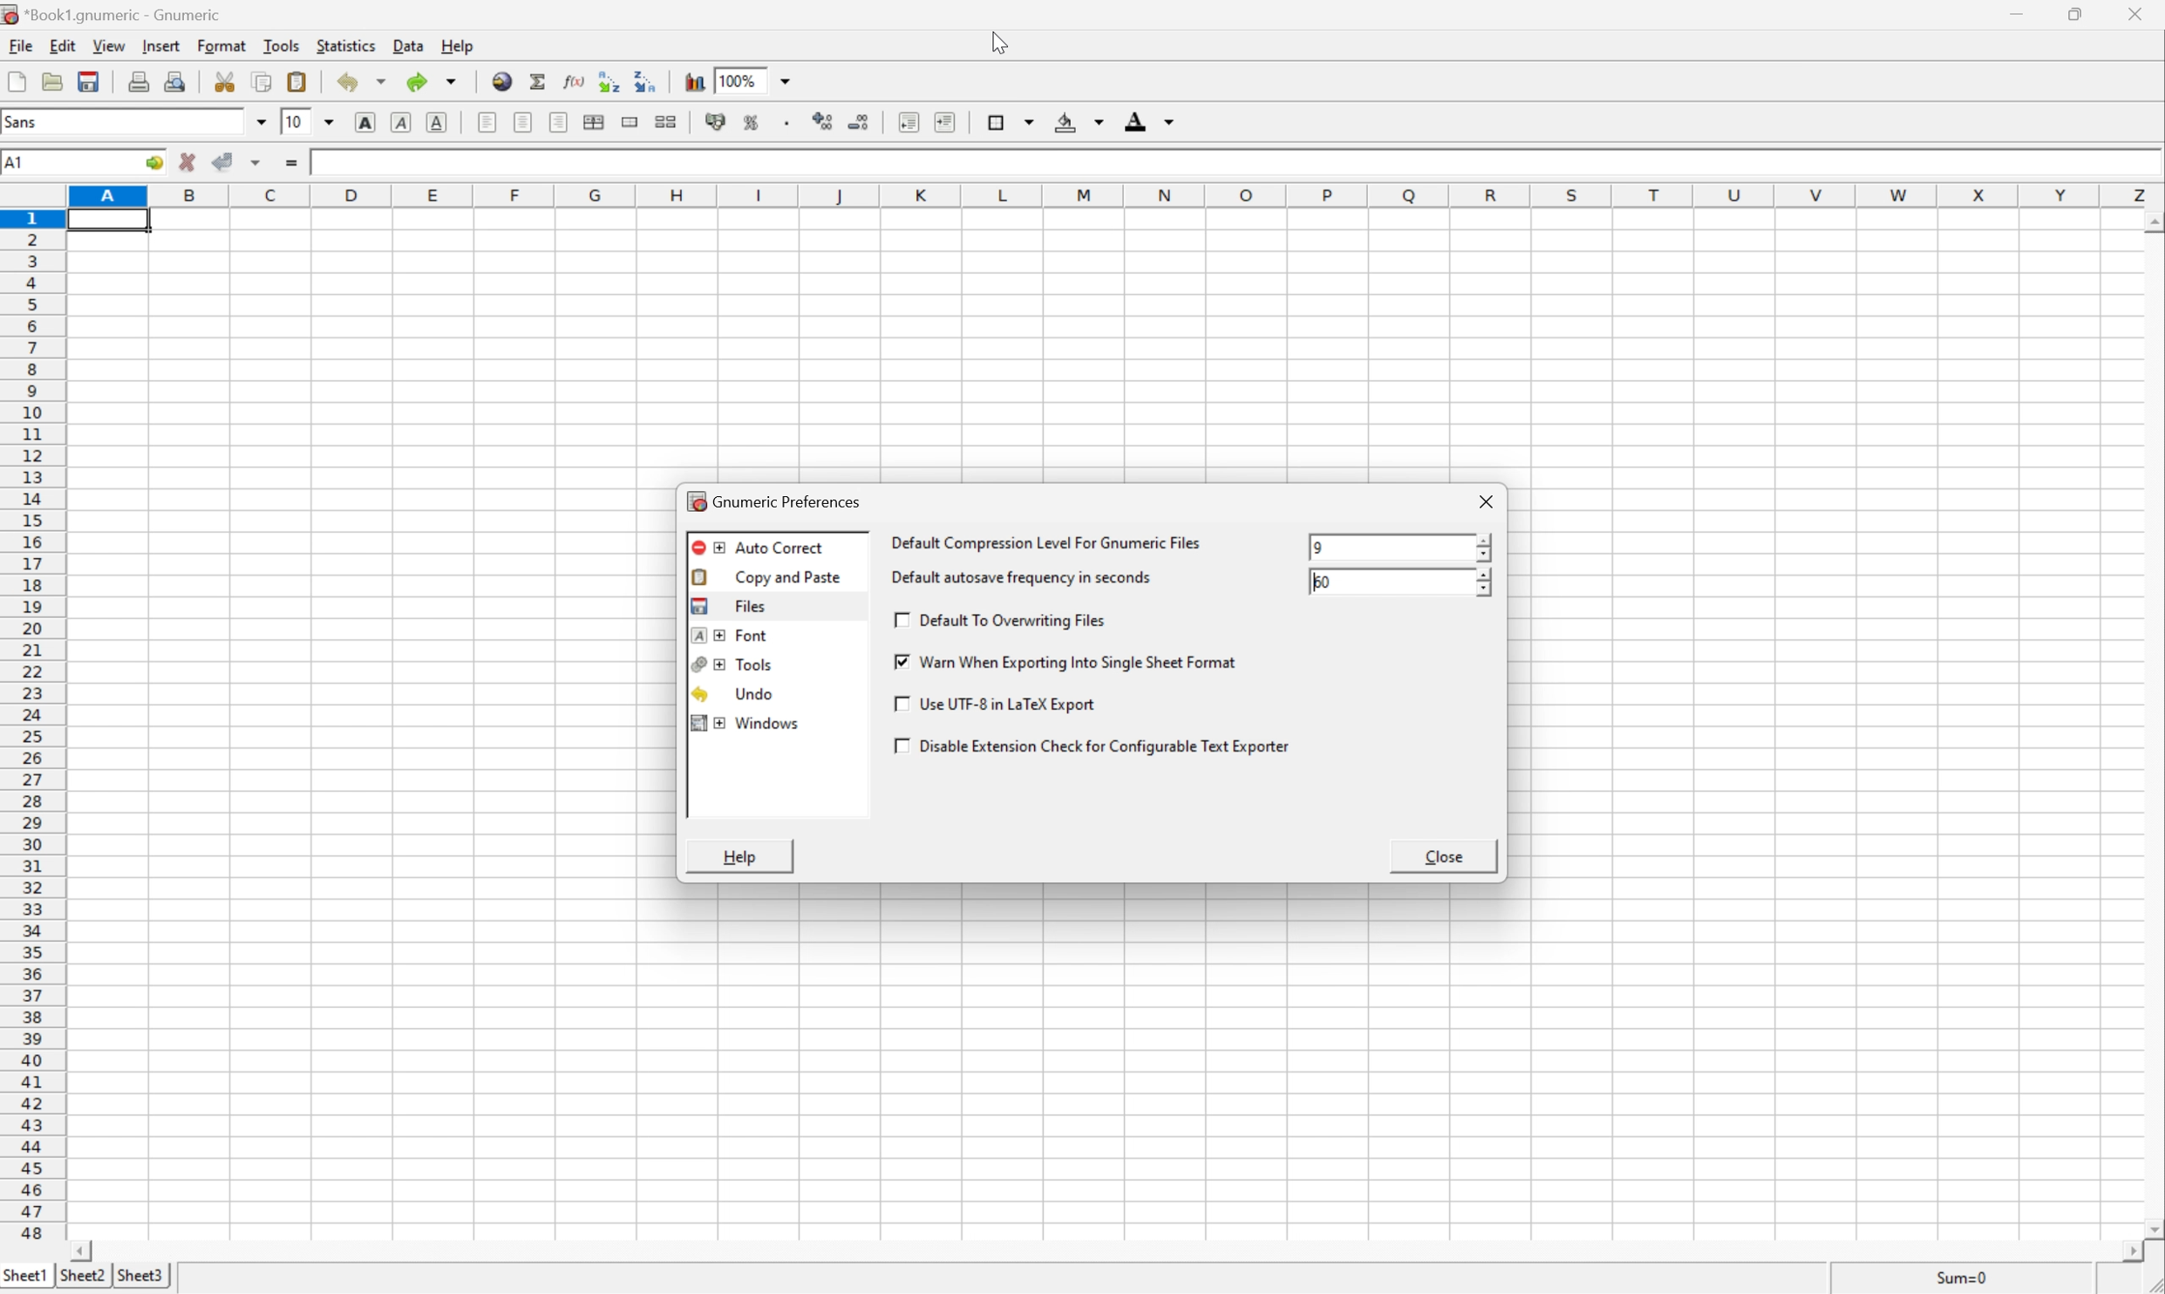 The image size is (2165, 1294). Describe the element at coordinates (367, 119) in the screenshot. I see `bold` at that location.